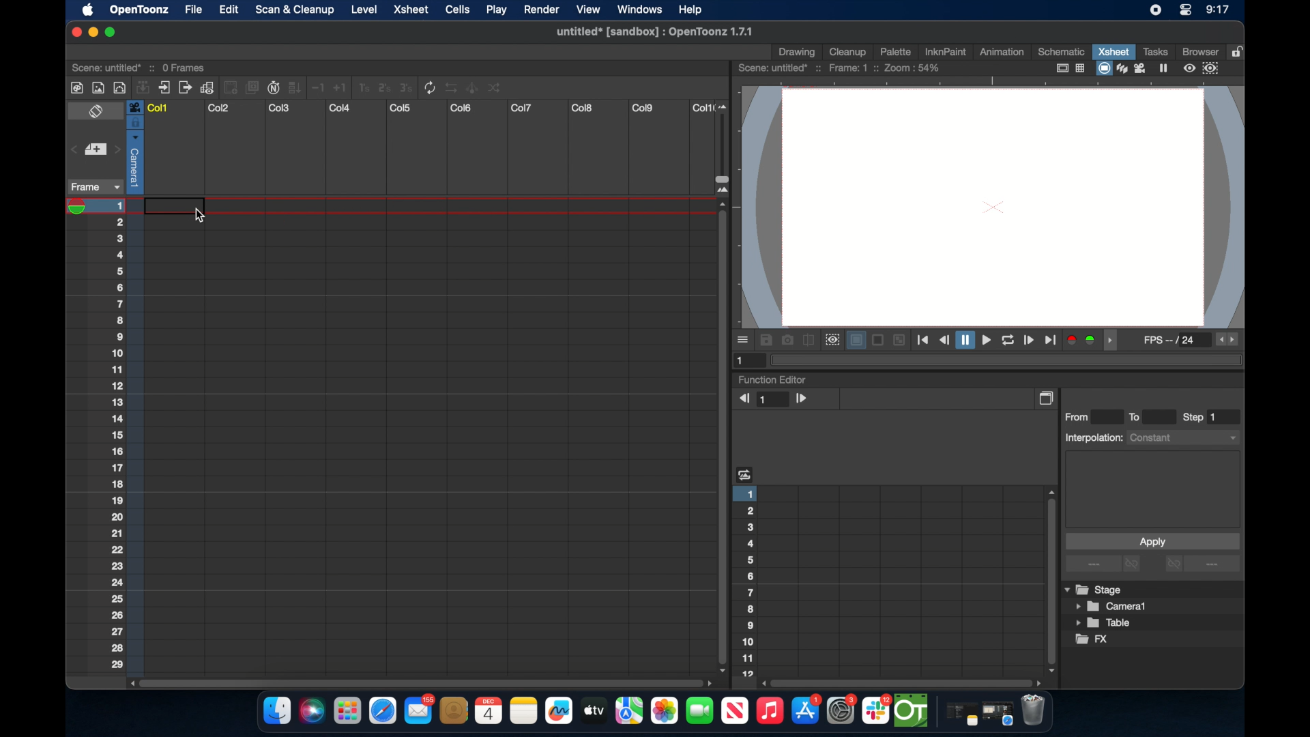 The image size is (1310, 737). Describe the element at coordinates (745, 474) in the screenshot. I see `heading` at that location.